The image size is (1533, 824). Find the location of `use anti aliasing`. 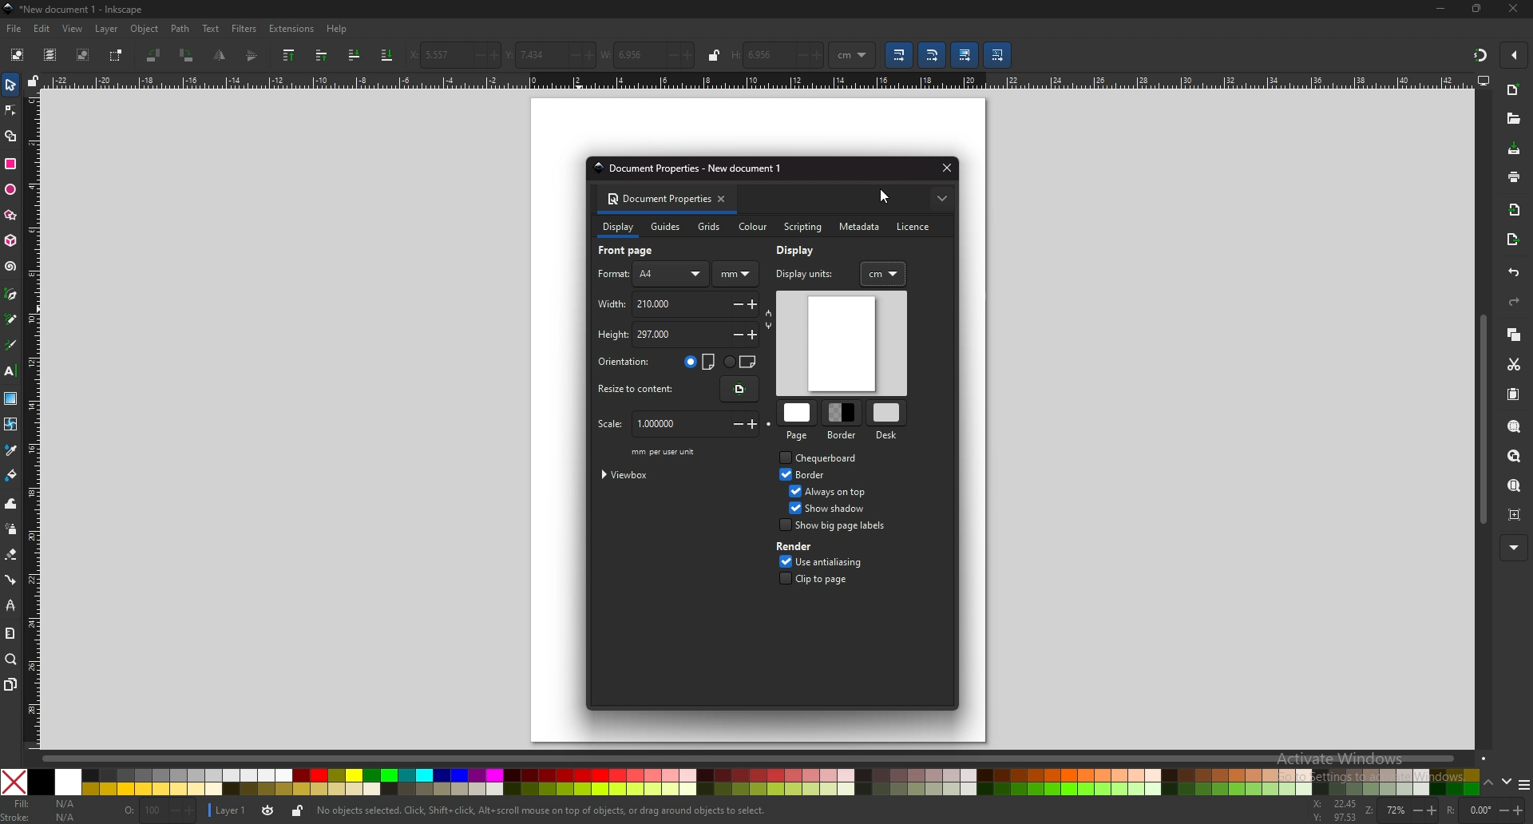

use anti aliasing is located at coordinates (847, 561).